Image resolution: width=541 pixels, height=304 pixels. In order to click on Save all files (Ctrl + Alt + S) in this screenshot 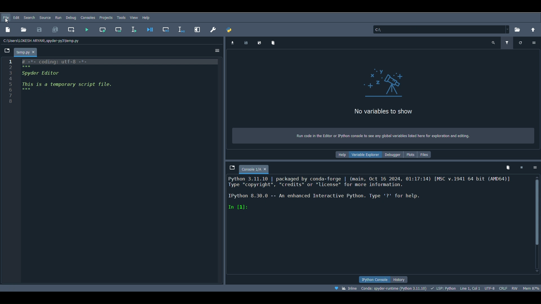, I will do `click(56, 29)`.